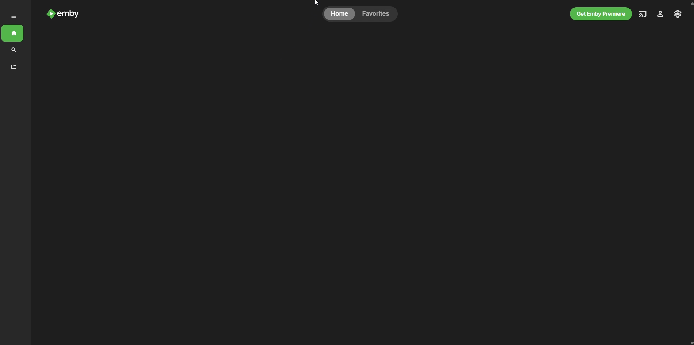 This screenshot has height=345, width=694. I want to click on favorites, so click(375, 14).